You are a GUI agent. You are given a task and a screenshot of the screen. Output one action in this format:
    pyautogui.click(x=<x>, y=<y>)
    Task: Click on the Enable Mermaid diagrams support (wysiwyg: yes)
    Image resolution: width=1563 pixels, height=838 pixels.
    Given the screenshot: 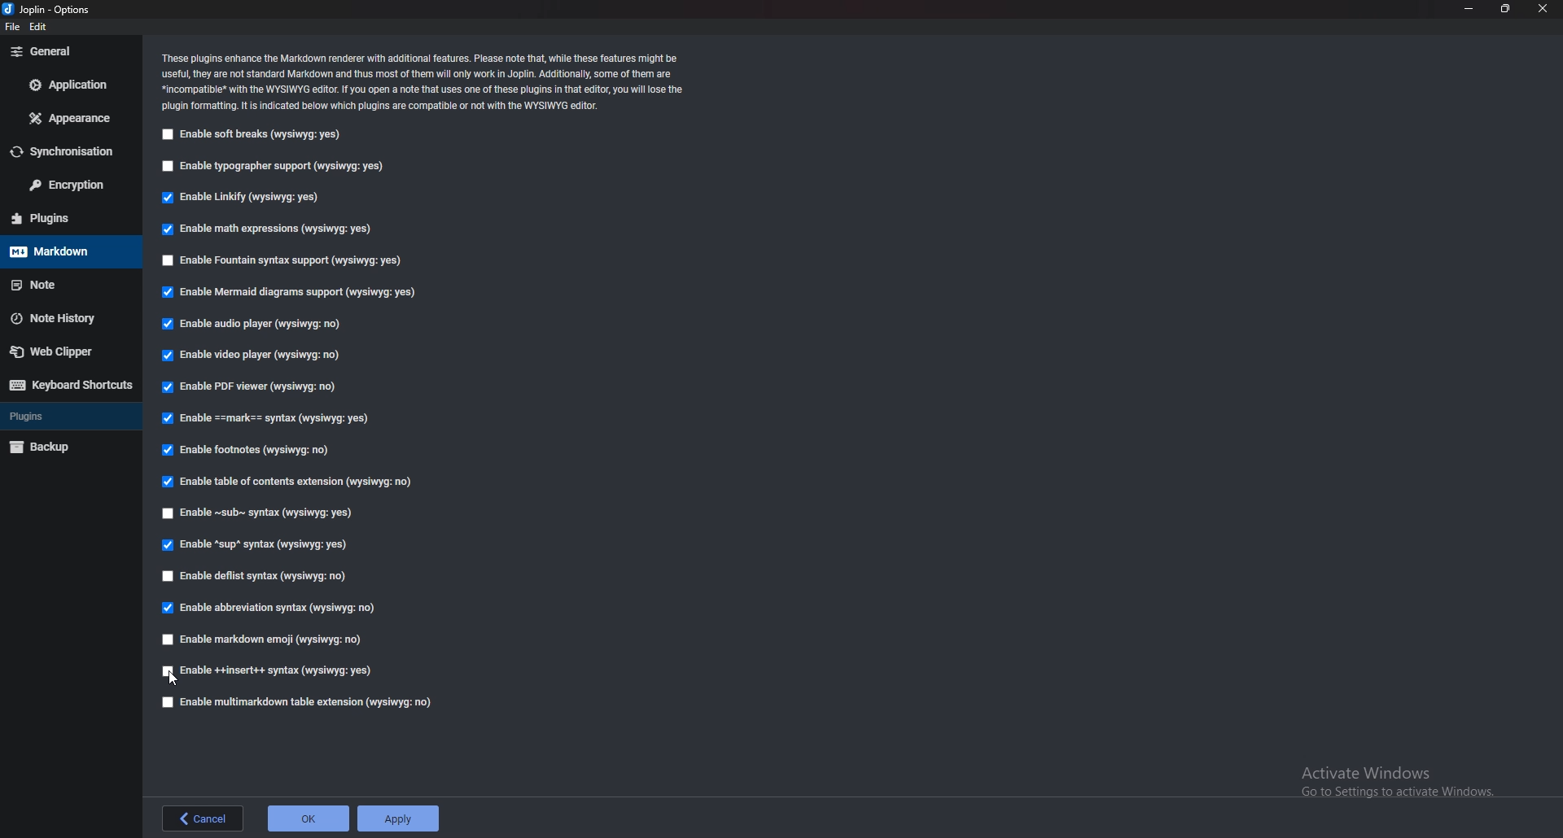 What is the action you would take?
    pyautogui.click(x=288, y=290)
    